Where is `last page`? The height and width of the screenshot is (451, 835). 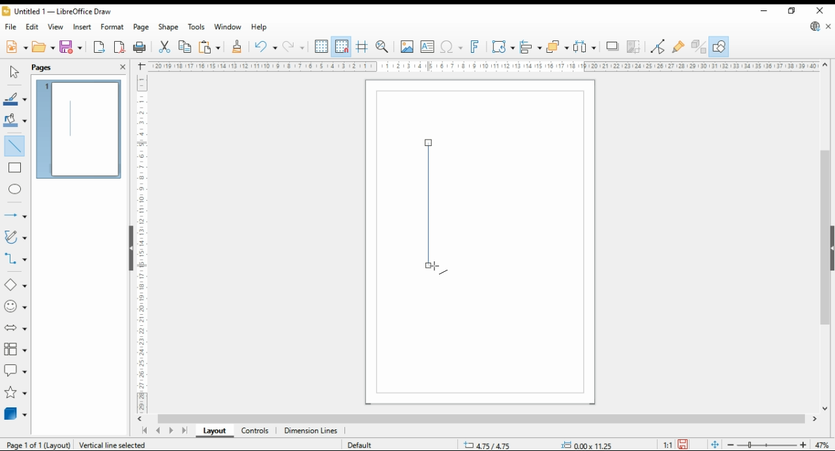
last page is located at coordinates (185, 431).